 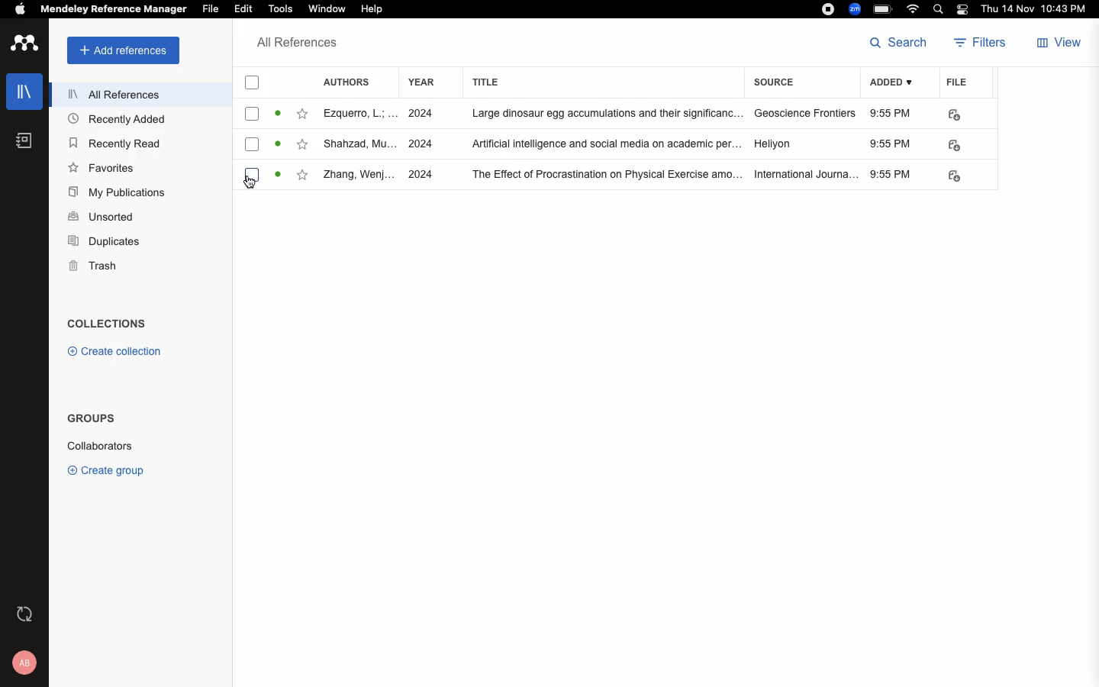 What do you see at coordinates (102, 216) in the screenshot?
I see `Unsorted` at bounding box center [102, 216].